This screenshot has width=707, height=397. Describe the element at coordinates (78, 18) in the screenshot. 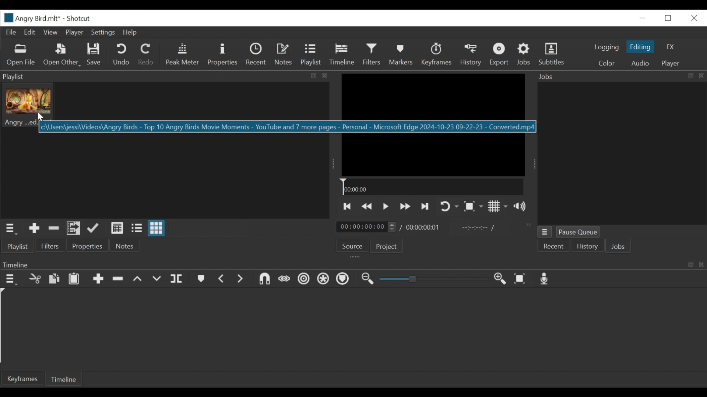

I see `Shotcut` at that location.